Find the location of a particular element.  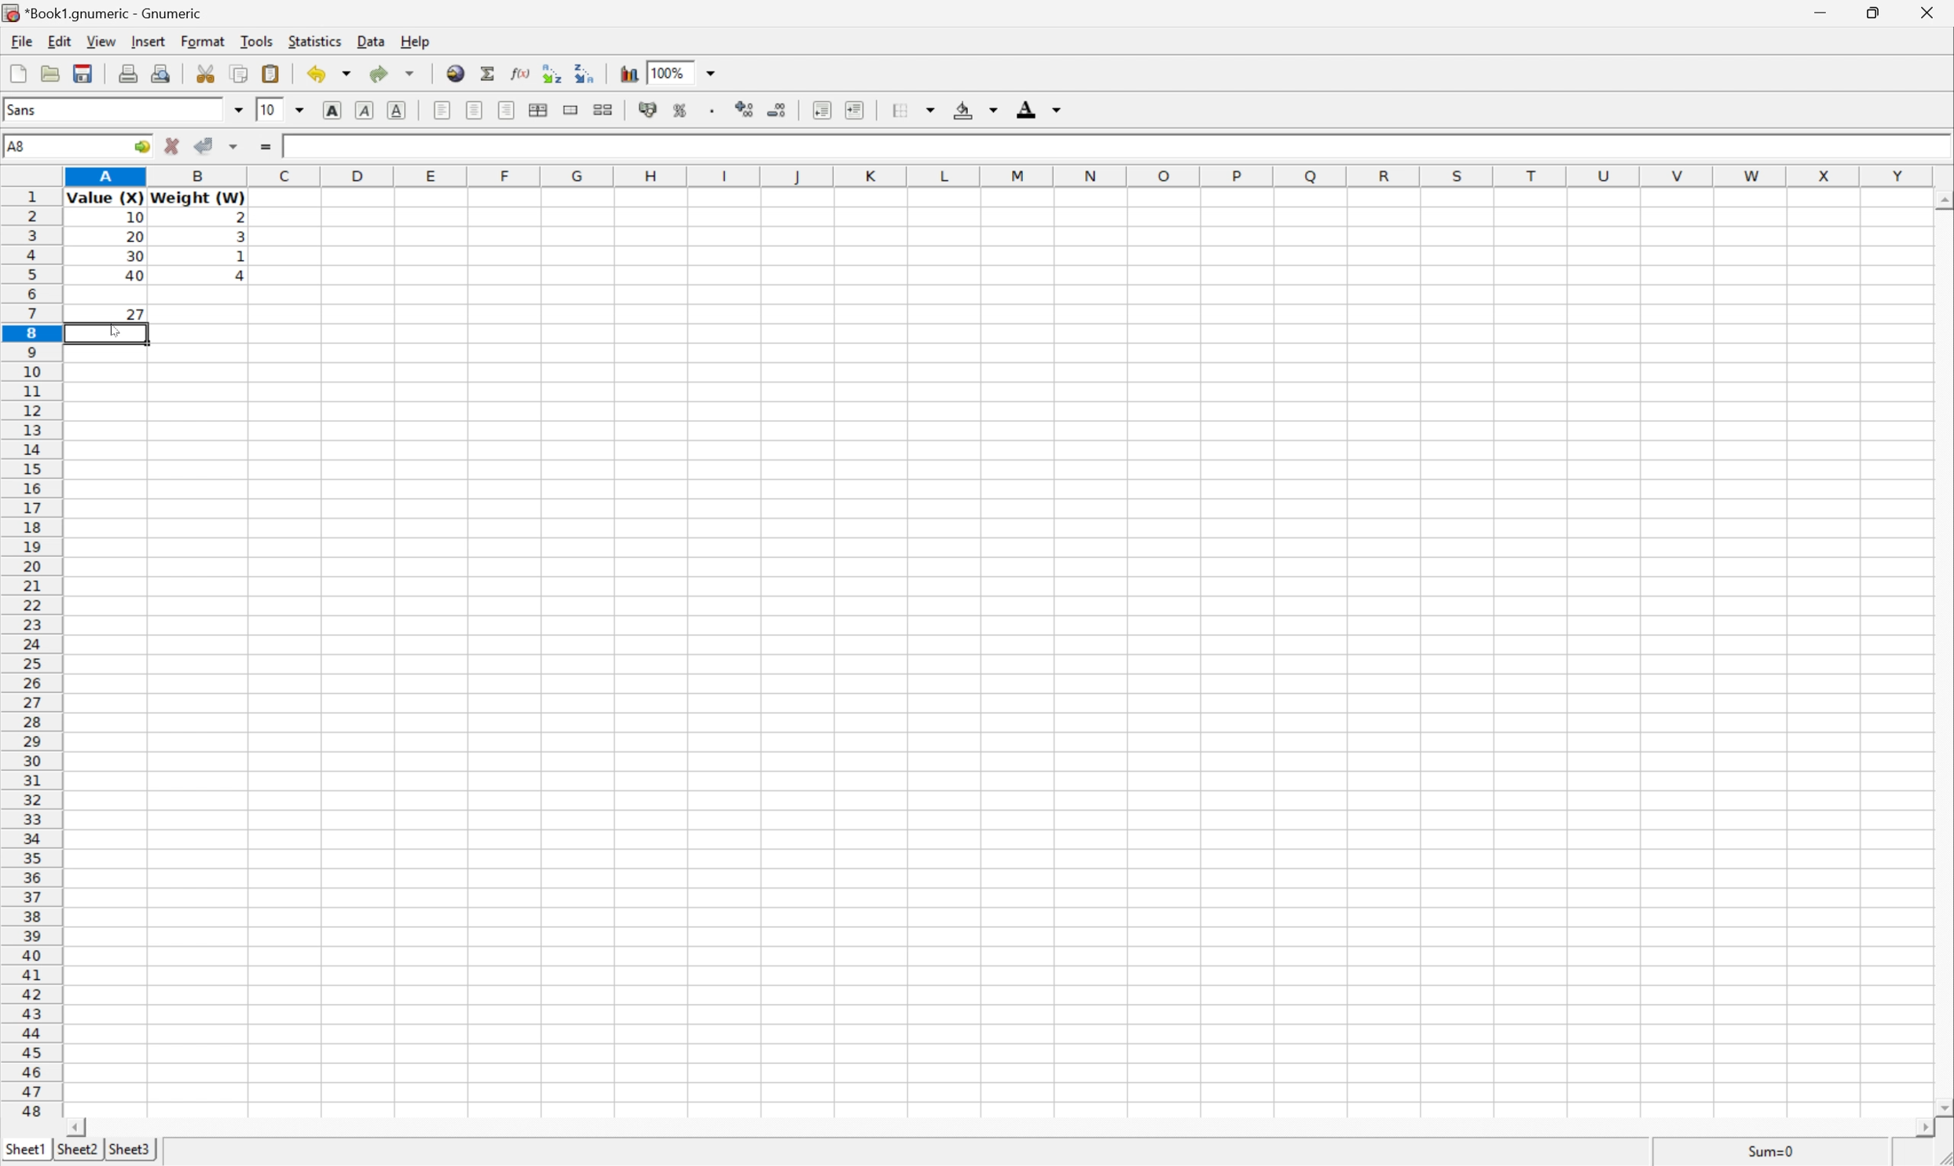

Set the format of the selected cells to include a thousands separator is located at coordinates (711, 111).